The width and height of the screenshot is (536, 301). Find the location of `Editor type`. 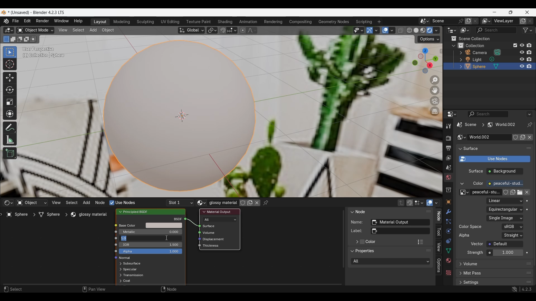

Editor type is located at coordinates (9, 30).